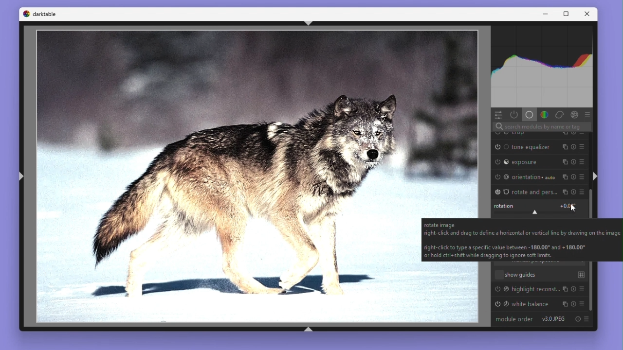 The image size is (623, 350). Describe the element at coordinates (539, 289) in the screenshot. I see `` at that location.